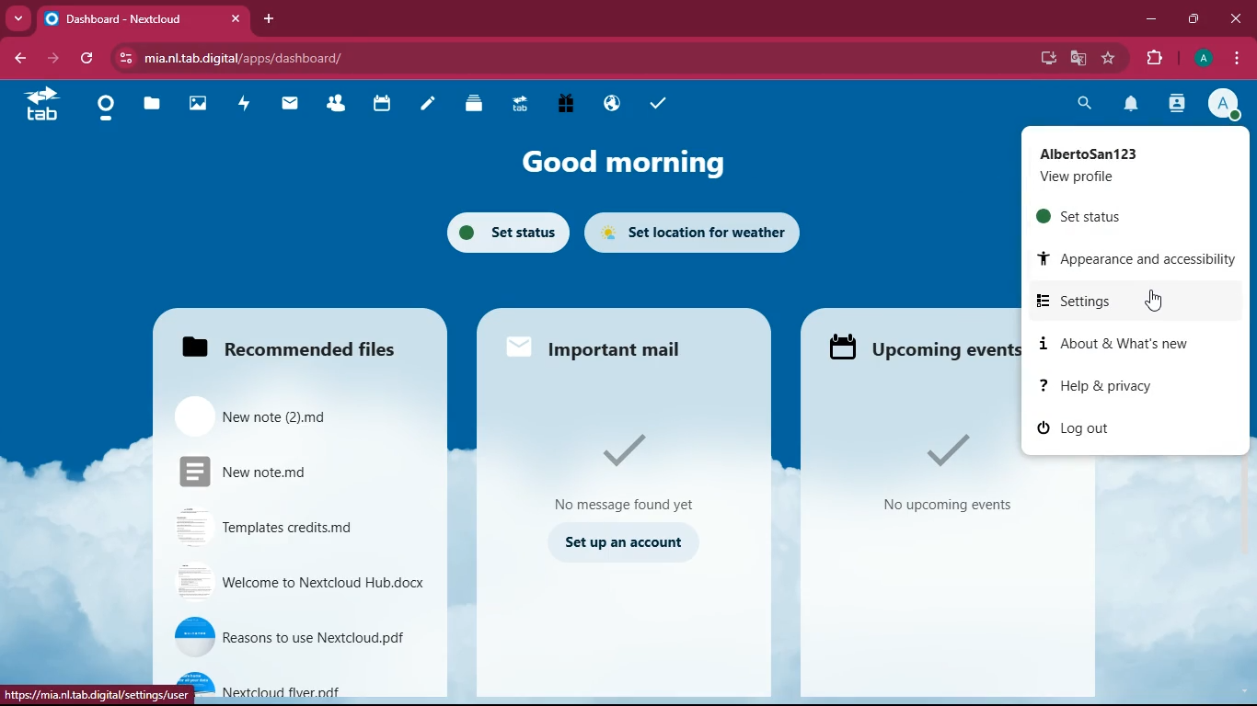  I want to click on notifications, so click(1128, 105).